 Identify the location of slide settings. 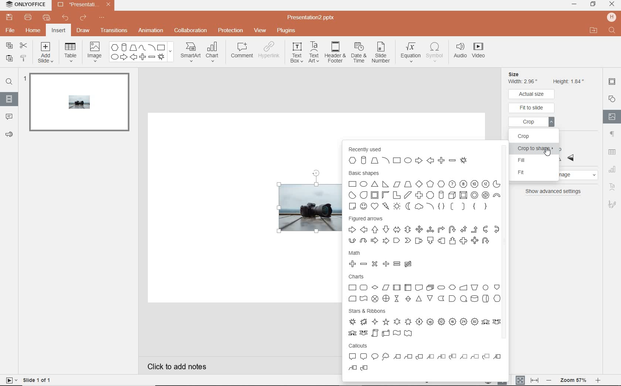
(612, 83).